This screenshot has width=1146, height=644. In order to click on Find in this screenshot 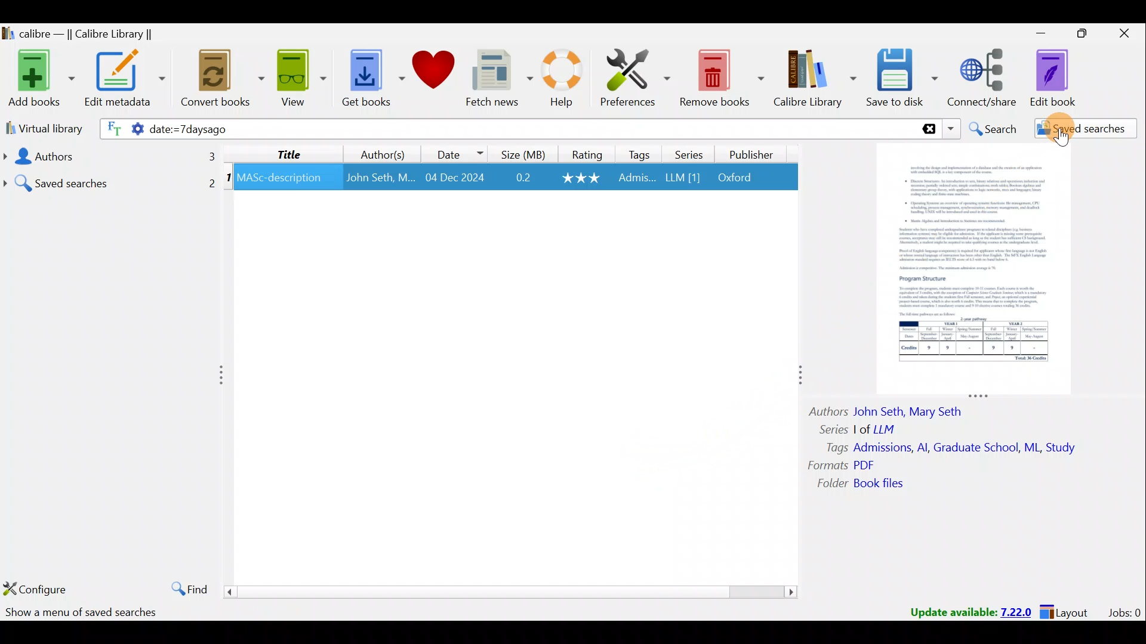, I will do `click(186, 587)`.